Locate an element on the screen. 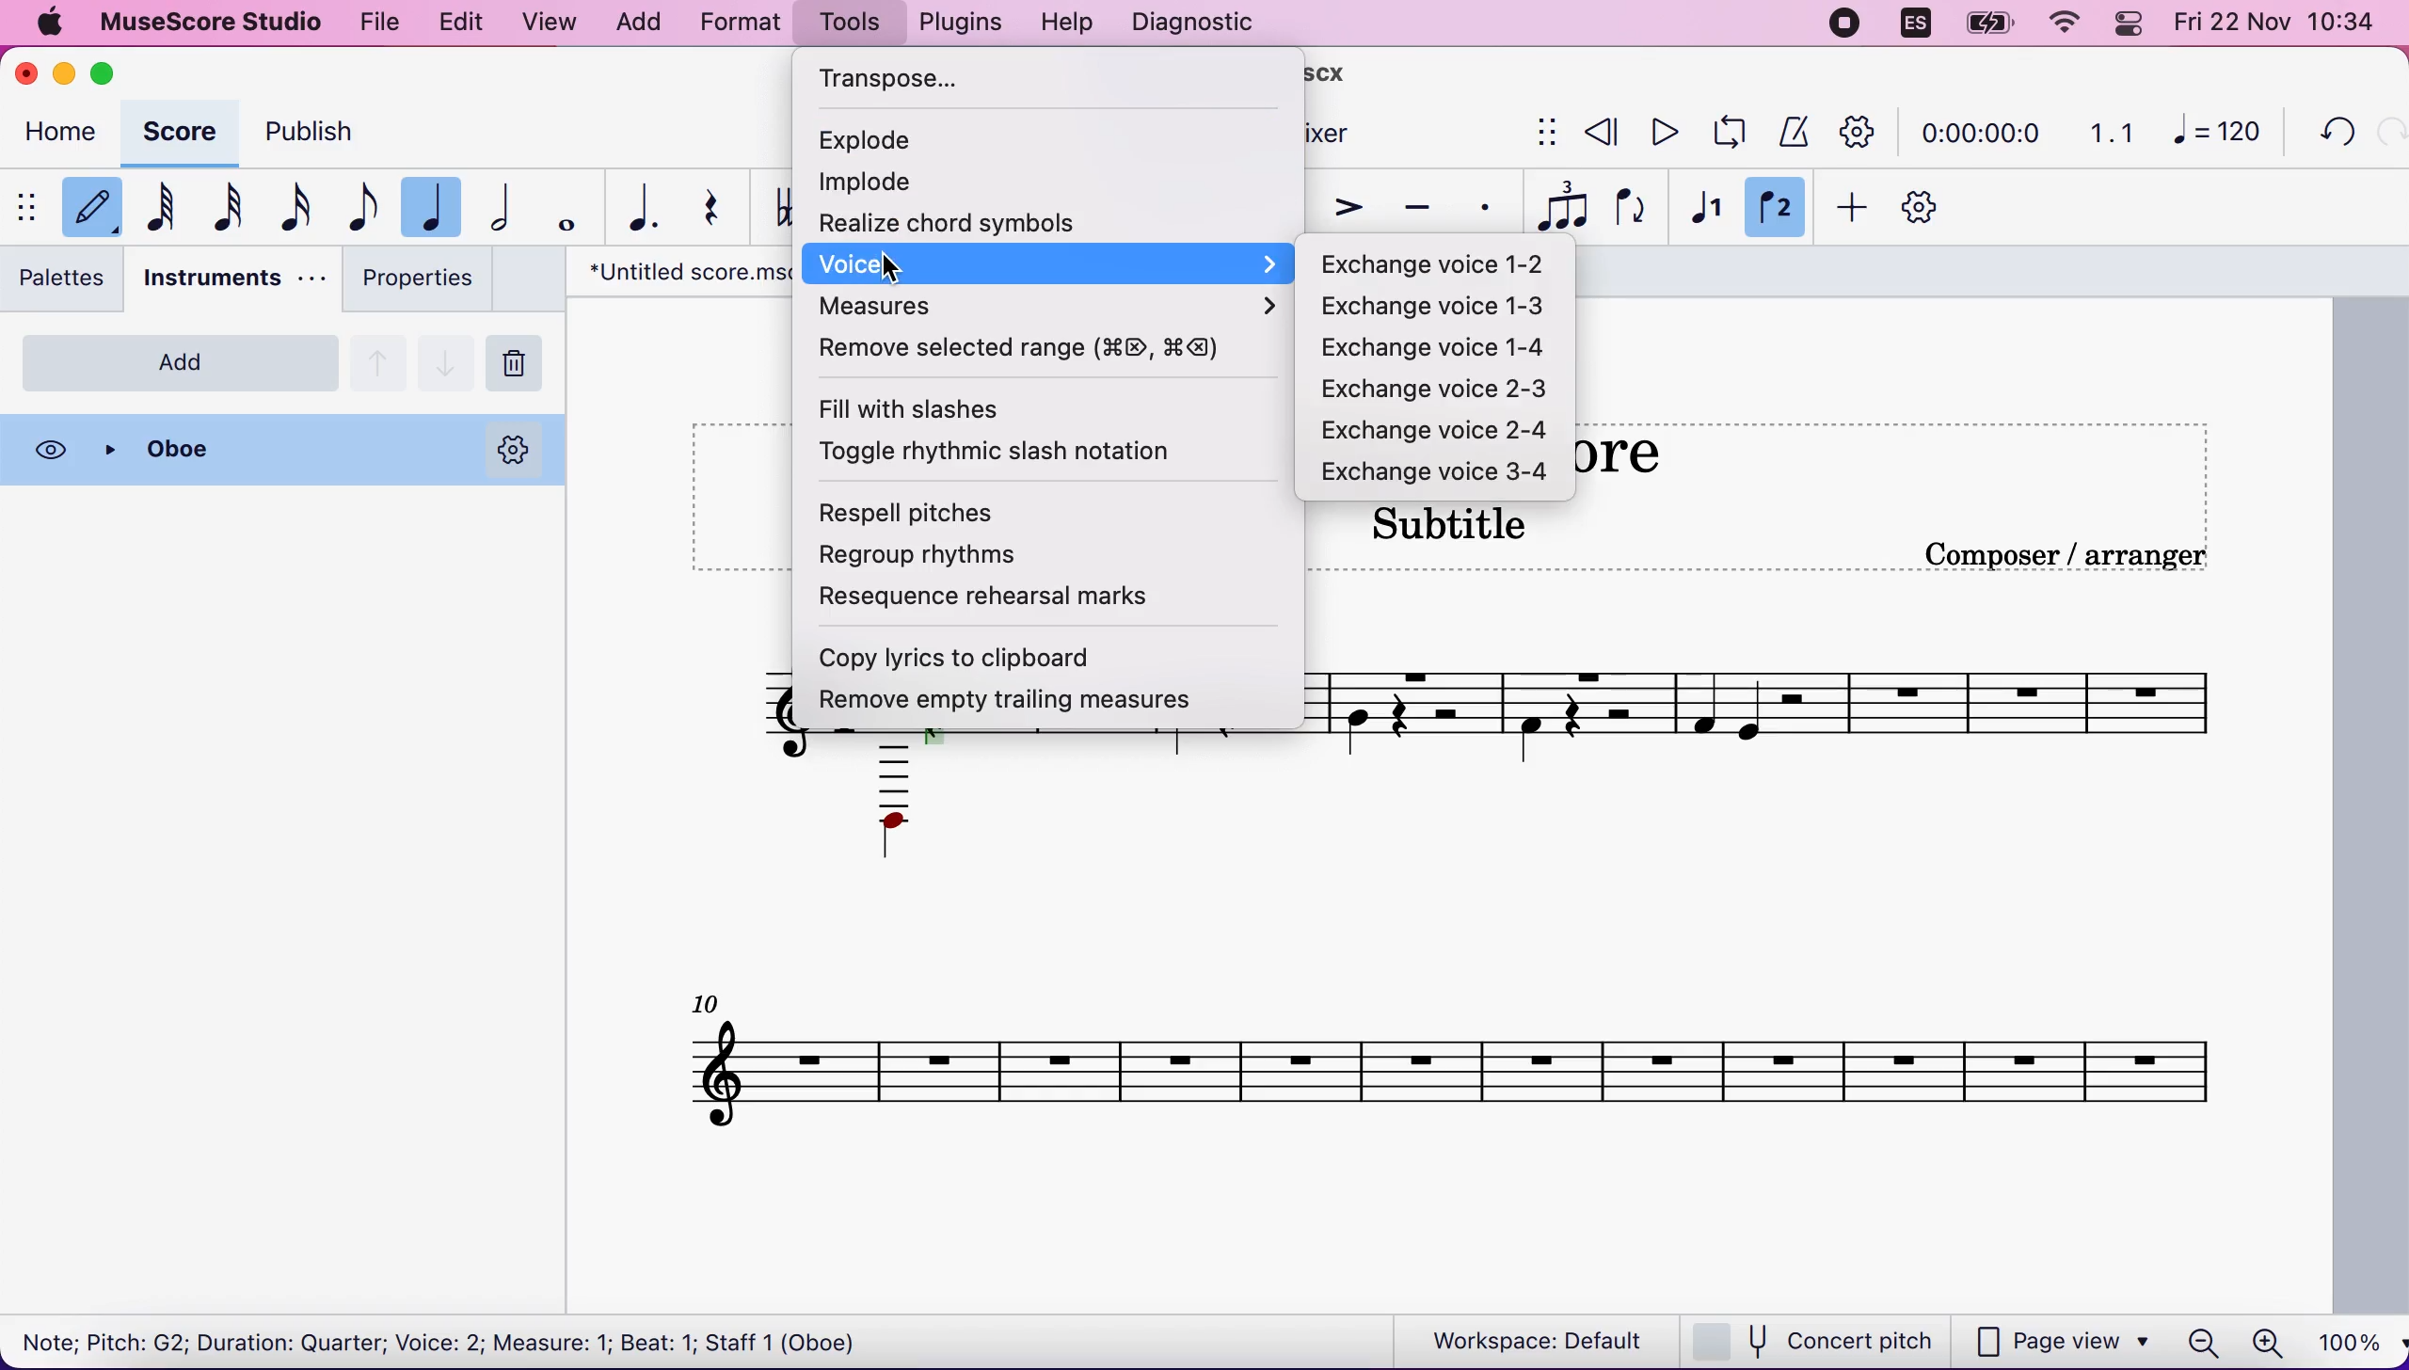 The image size is (2409, 1370). score is located at coordinates (176, 127).